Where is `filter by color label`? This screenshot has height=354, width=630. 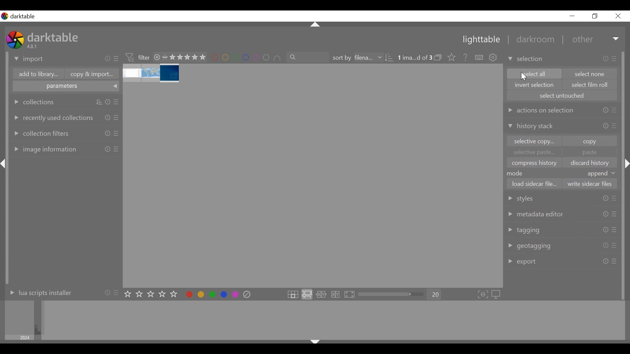
filter by color label is located at coordinates (247, 58).